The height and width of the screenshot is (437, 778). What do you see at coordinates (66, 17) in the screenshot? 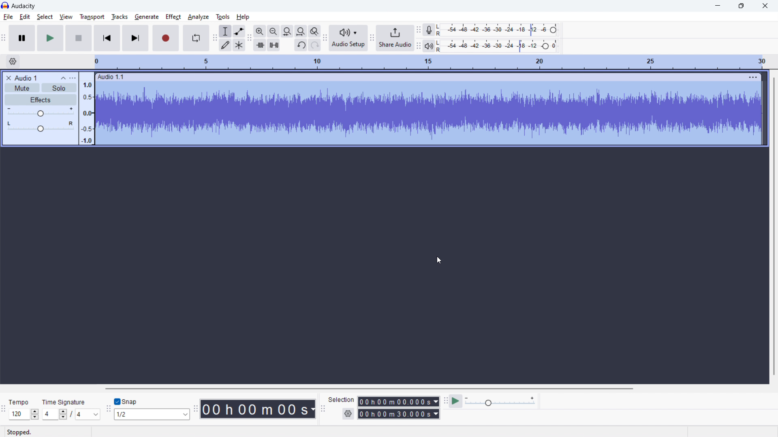
I see `view` at bounding box center [66, 17].